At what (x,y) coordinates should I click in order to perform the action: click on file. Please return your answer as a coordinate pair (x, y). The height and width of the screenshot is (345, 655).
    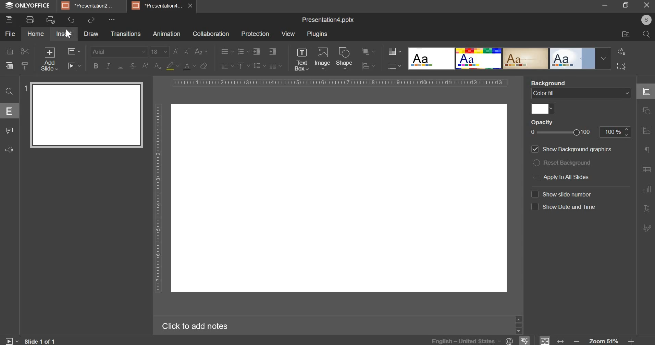
    Looking at the image, I should click on (10, 34).